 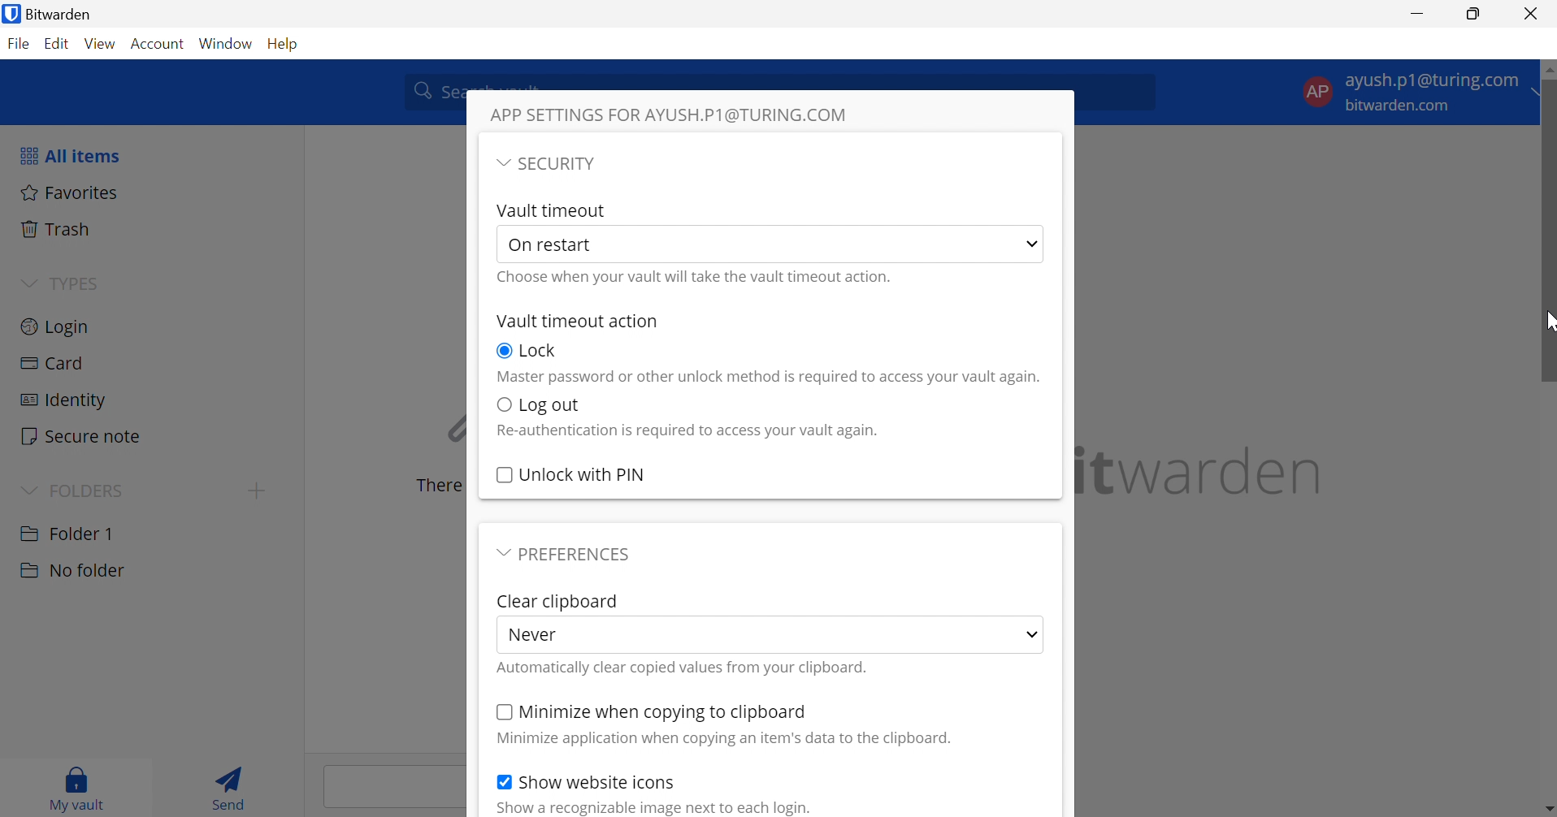 I want to click on Automatically clear copied values from your clipboard., so click(x=683, y=668).